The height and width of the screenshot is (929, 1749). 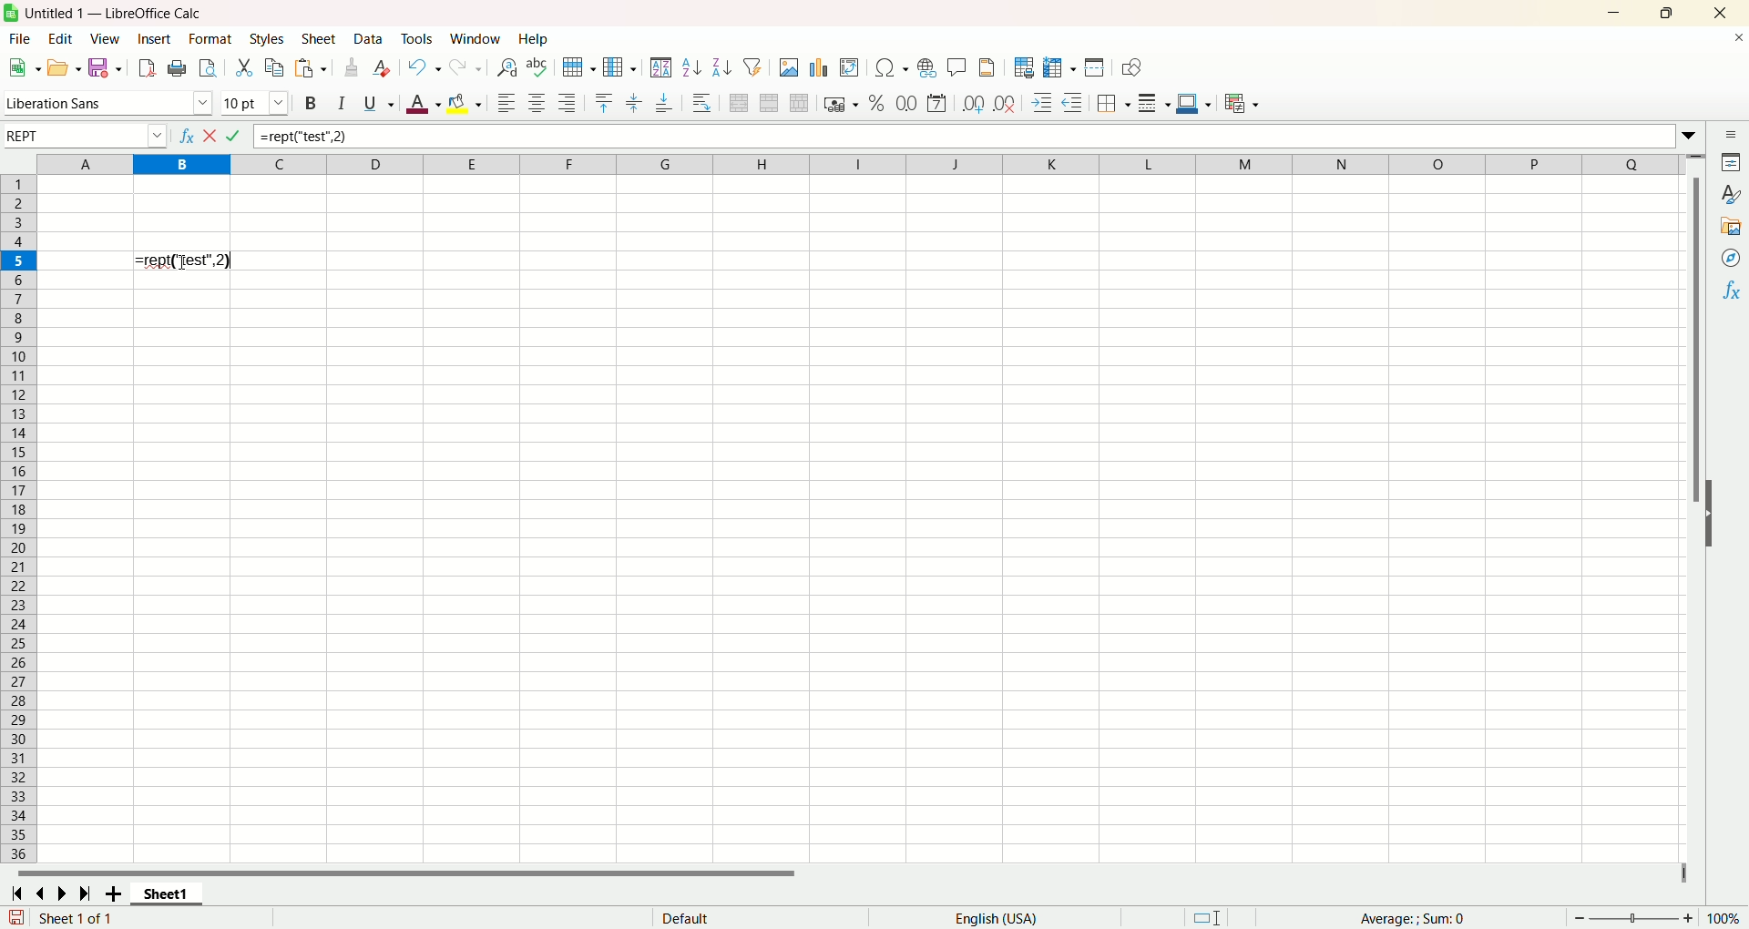 I want to click on insert pivot table, so click(x=850, y=67).